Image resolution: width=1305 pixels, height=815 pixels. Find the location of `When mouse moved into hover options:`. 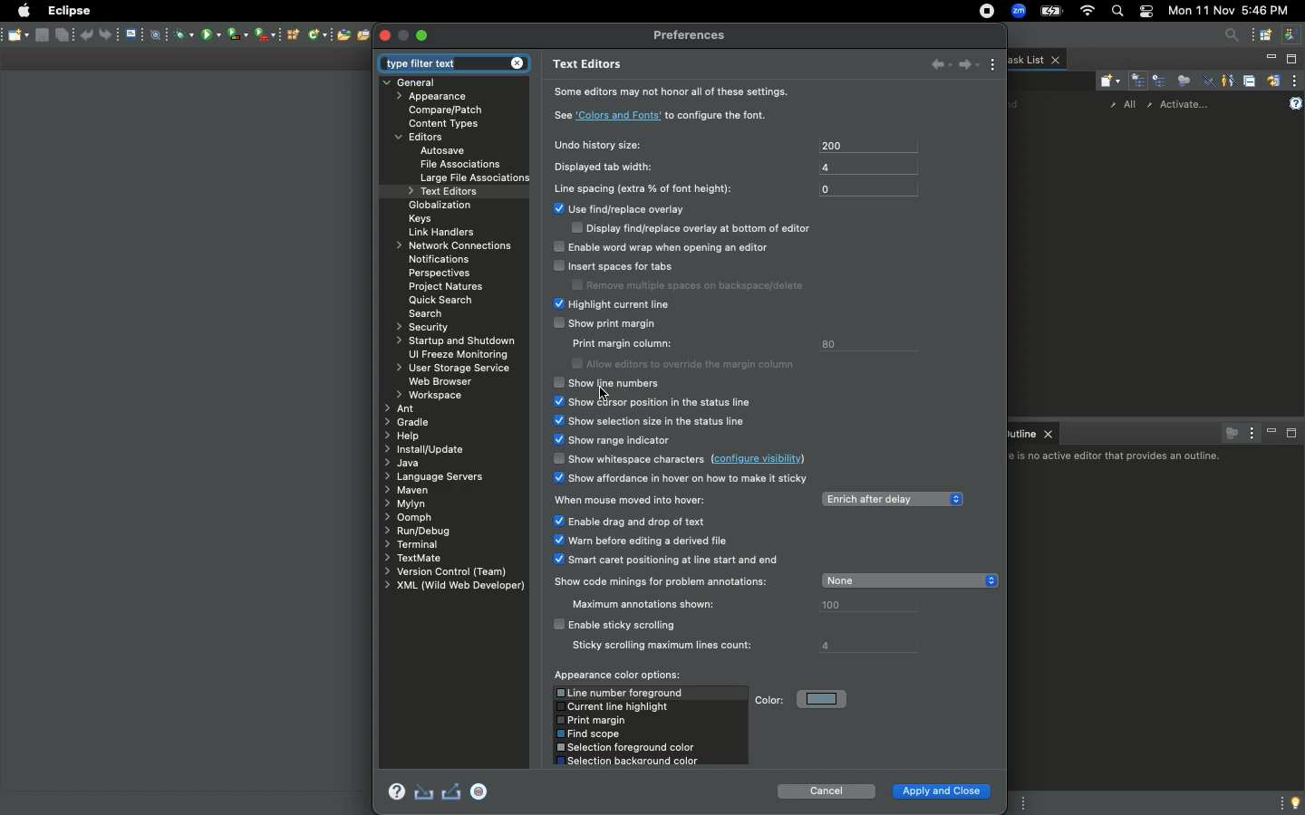

When mouse moved into hover options: is located at coordinates (668, 532).